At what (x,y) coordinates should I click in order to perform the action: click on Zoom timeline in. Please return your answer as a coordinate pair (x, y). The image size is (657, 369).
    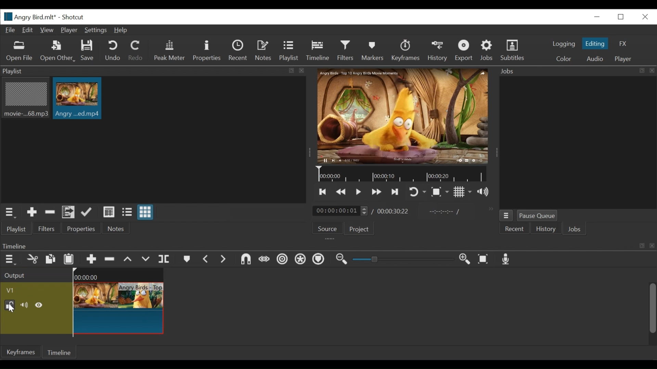
    Looking at the image, I should click on (466, 260).